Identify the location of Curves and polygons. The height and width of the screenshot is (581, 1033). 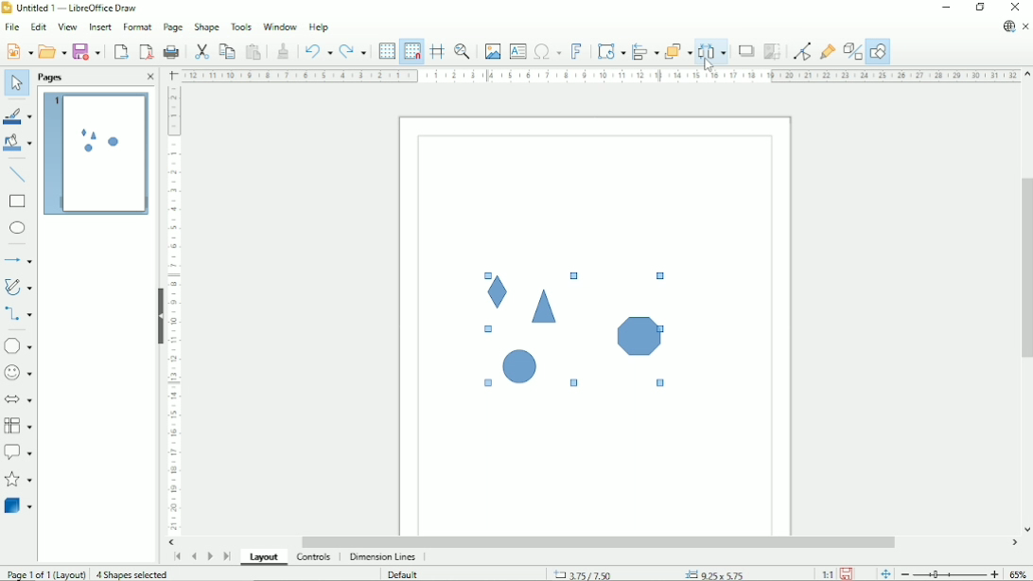
(19, 287).